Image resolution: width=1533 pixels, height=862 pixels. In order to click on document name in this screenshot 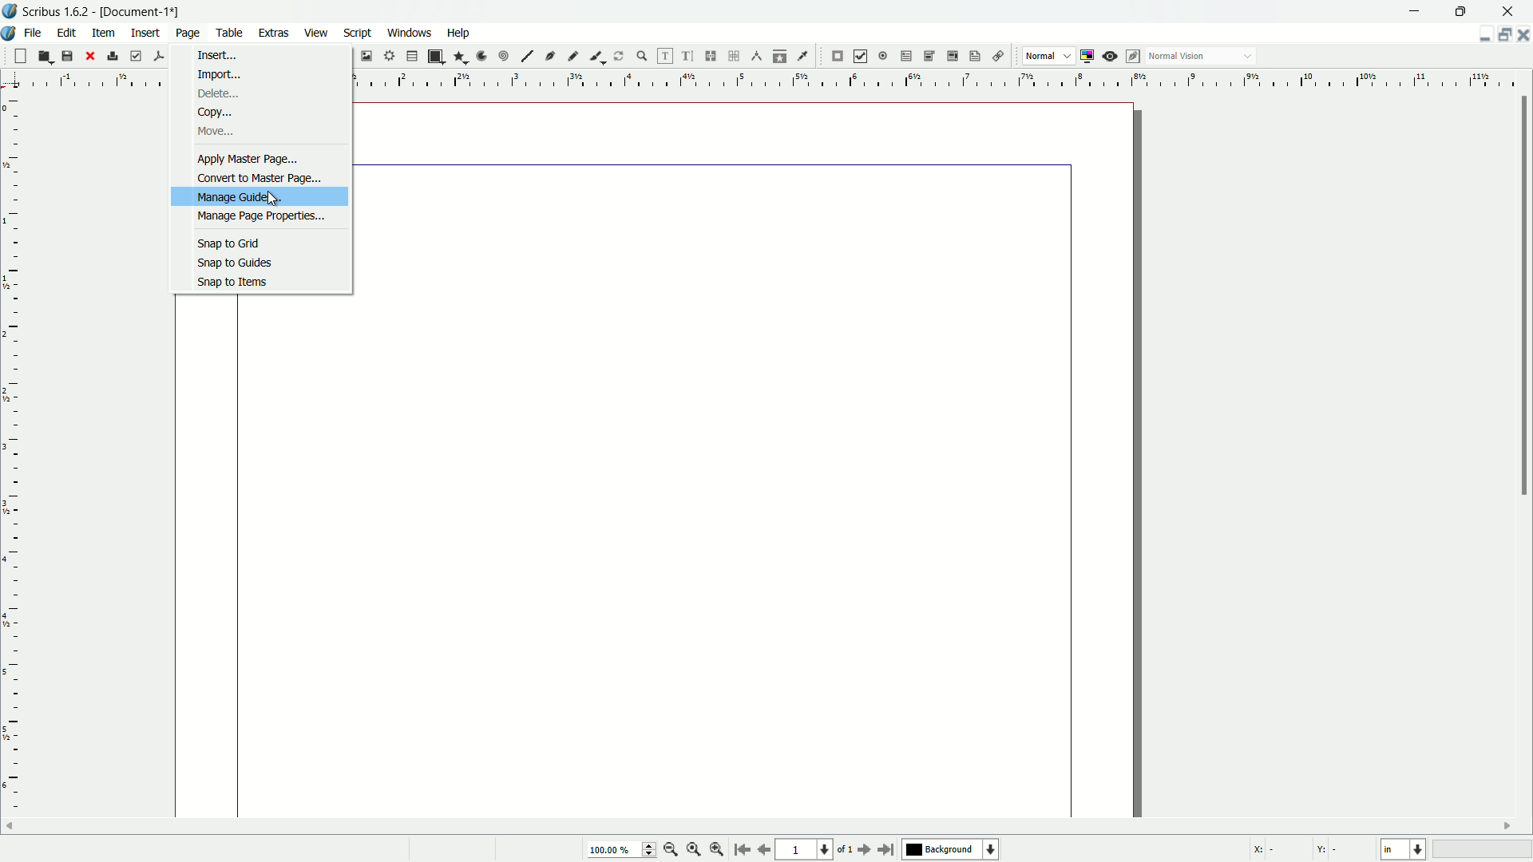, I will do `click(143, 12)`.